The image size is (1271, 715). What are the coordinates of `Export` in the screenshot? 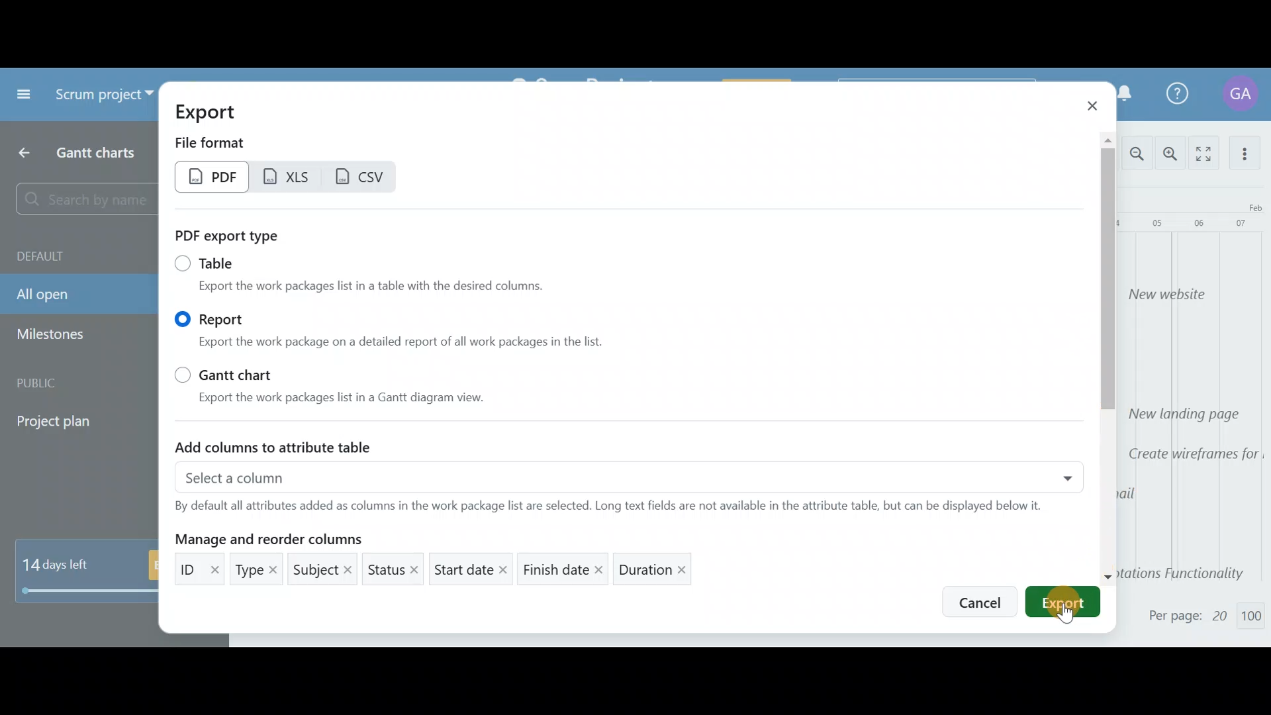 It's located at (1066, 603).